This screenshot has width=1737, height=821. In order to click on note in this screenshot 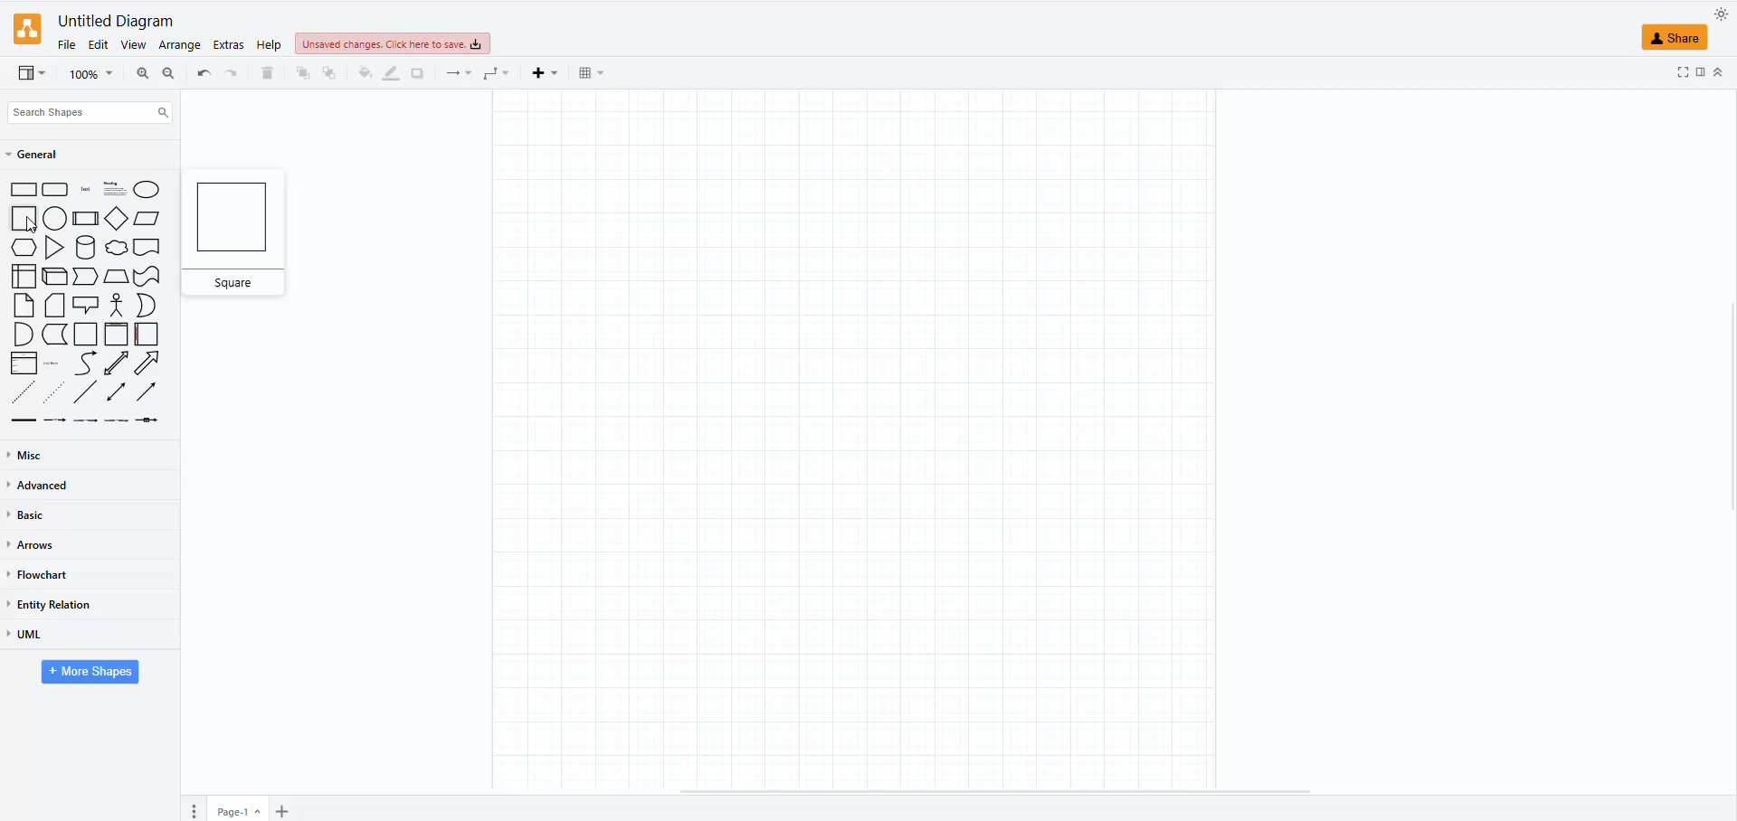, I will do `click(24, 305)`.